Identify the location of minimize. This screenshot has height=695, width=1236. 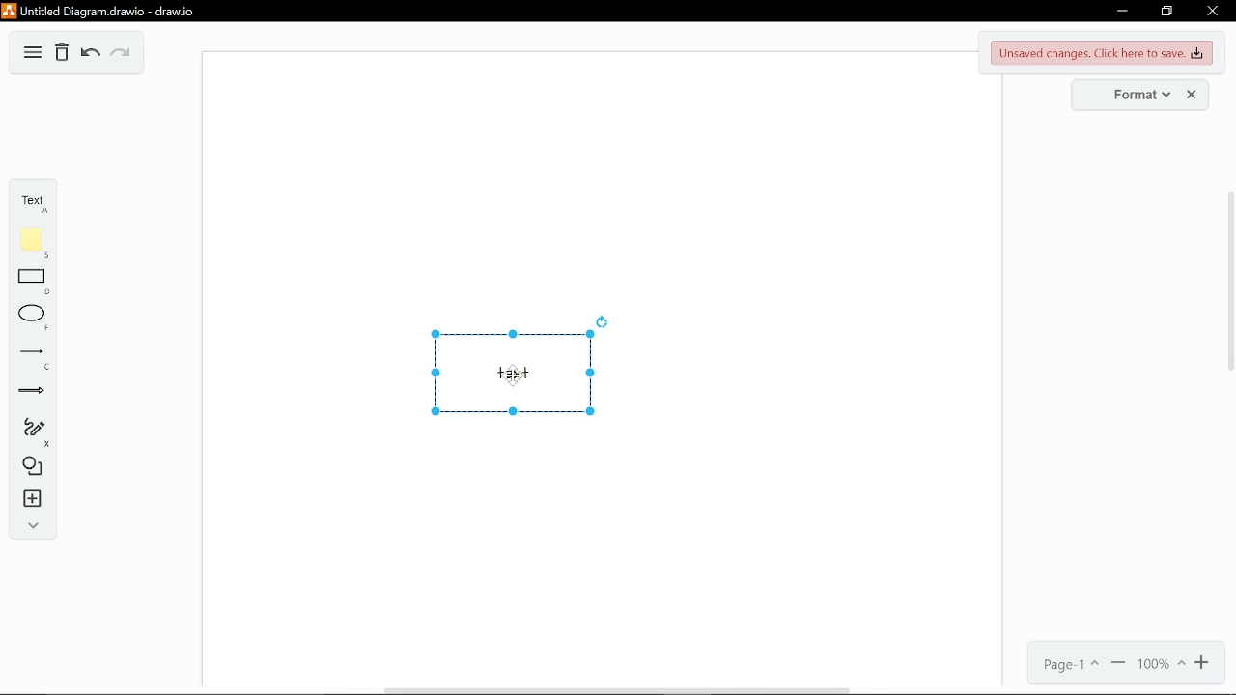
(1119, 12).